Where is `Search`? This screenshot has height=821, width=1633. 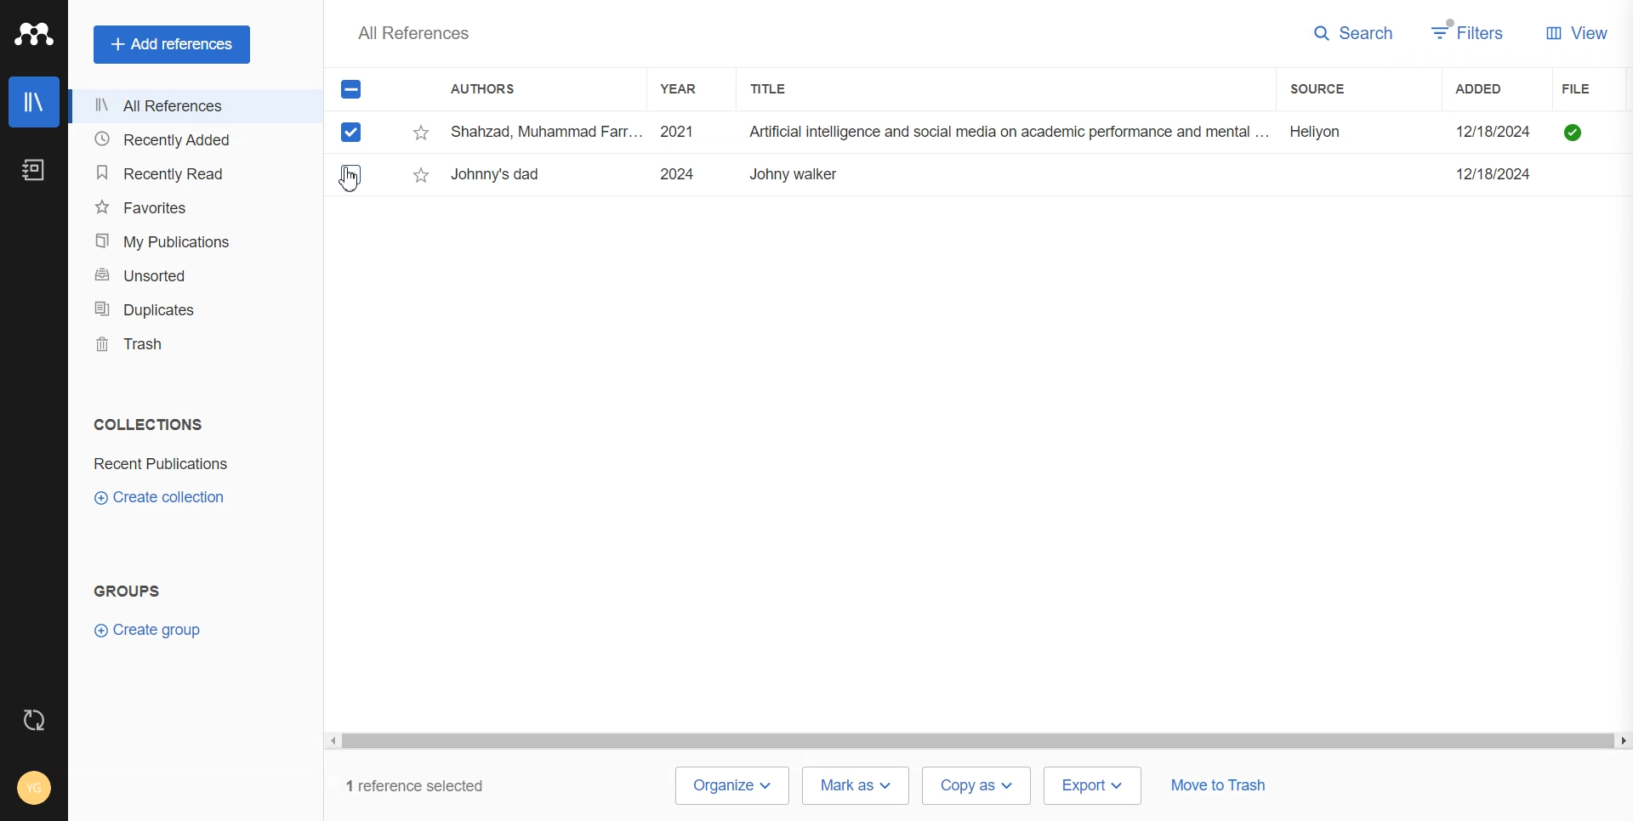
Search is located at coordinates (1354, 34).